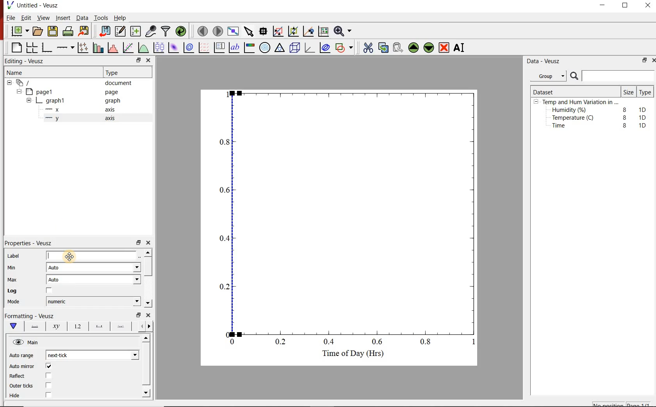  Describe the element at coordinates (17, 267) in the screenshot. I see `Min` at that location.